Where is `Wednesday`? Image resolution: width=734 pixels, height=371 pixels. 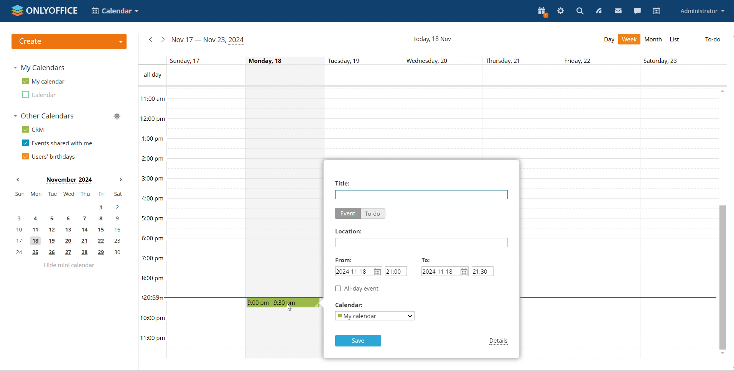
Wednesday is located at coordinates (285, 338).